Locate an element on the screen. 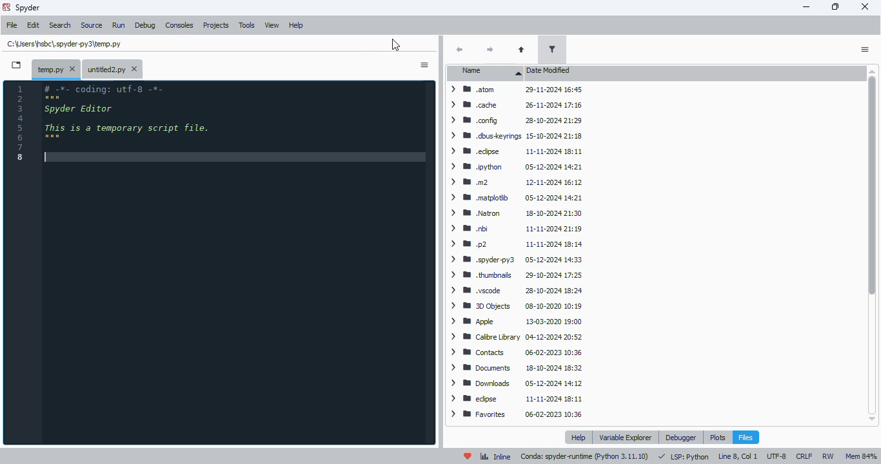  filter is located at coordinates (553, 49).